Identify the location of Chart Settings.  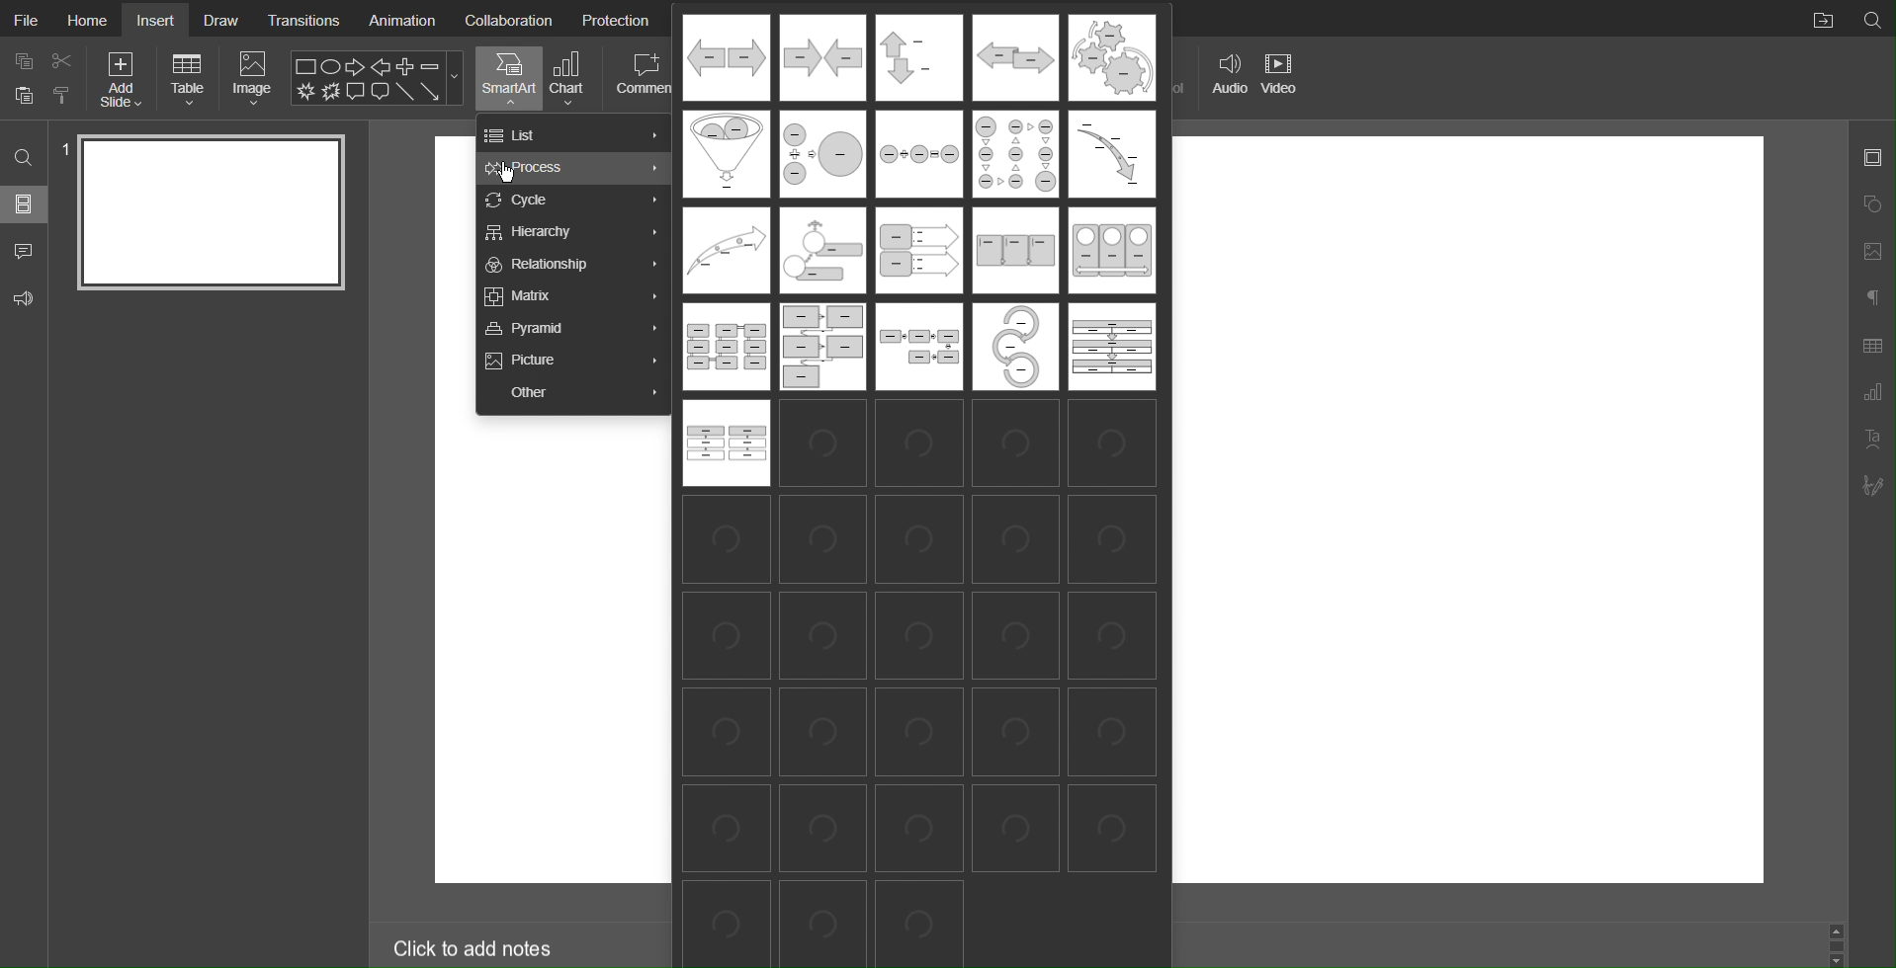
(1872, 394).